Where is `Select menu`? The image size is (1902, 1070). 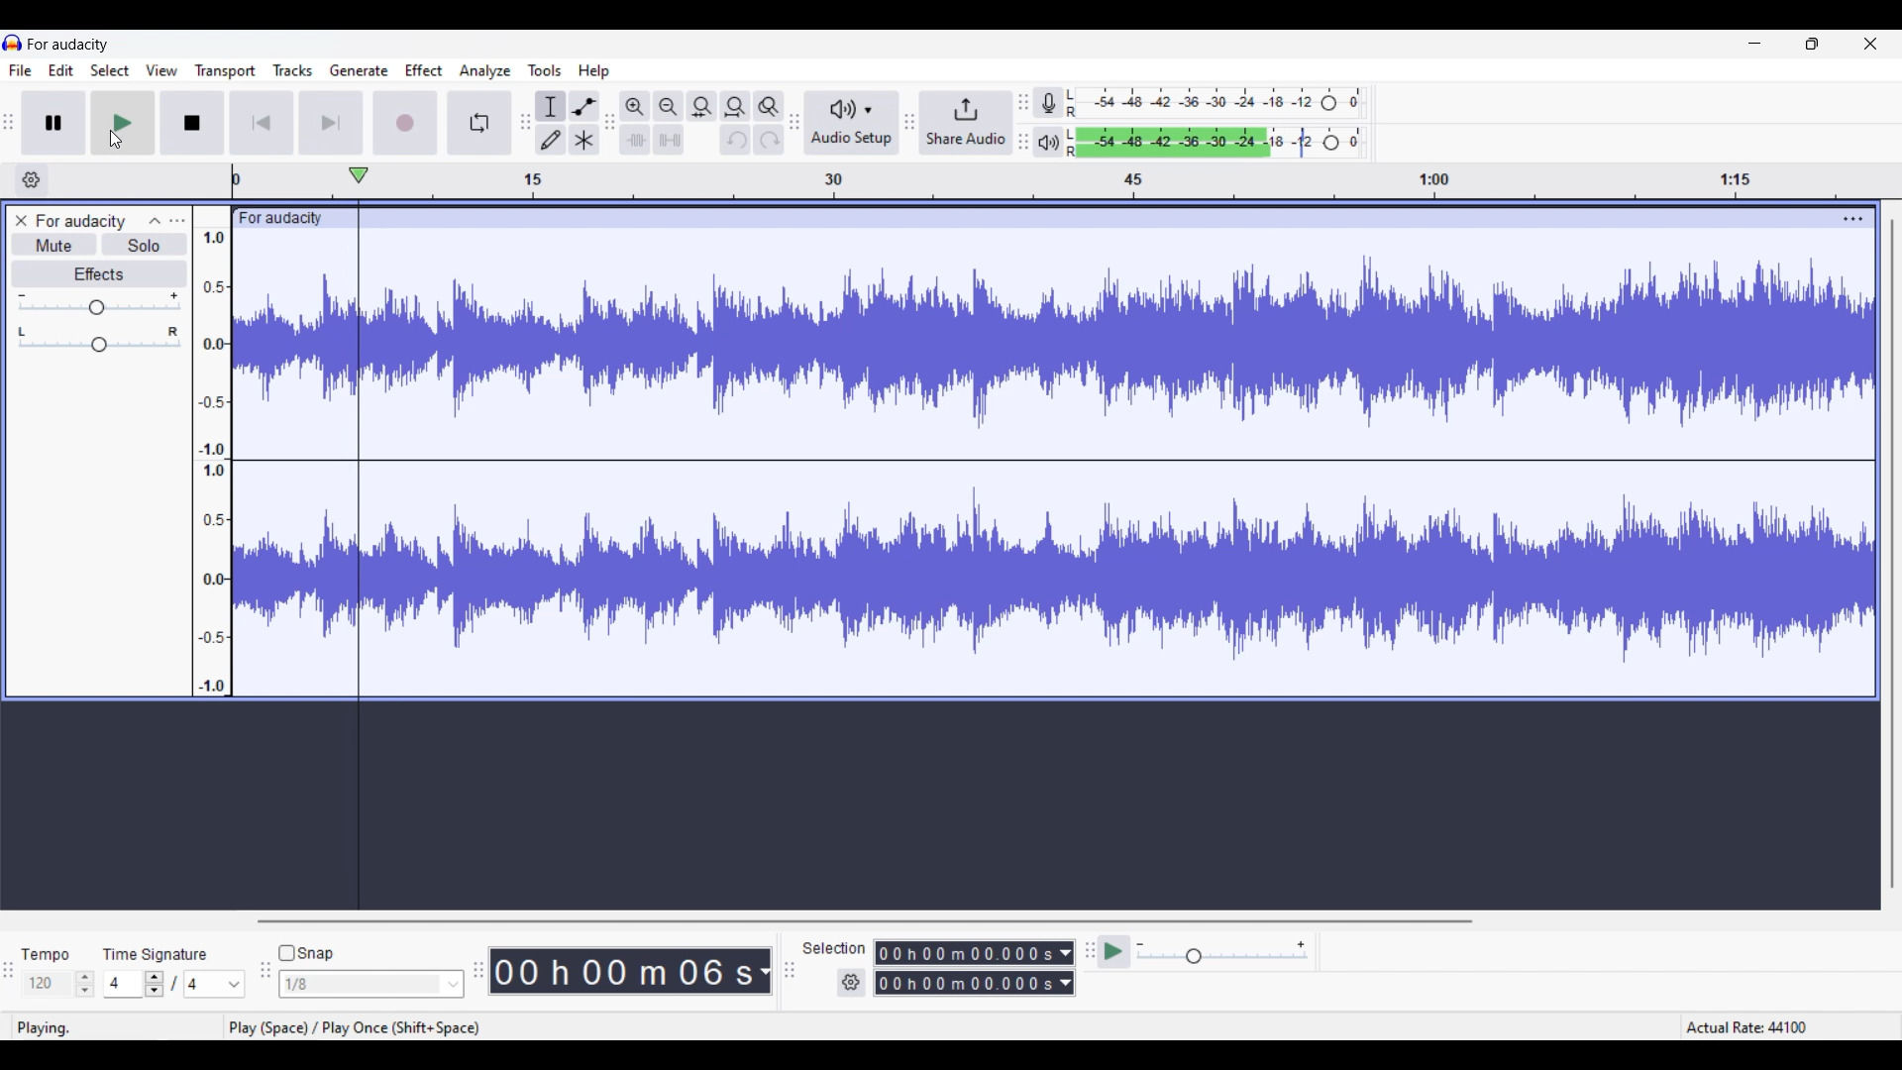
Select menu is located at coordinates (110, 70).